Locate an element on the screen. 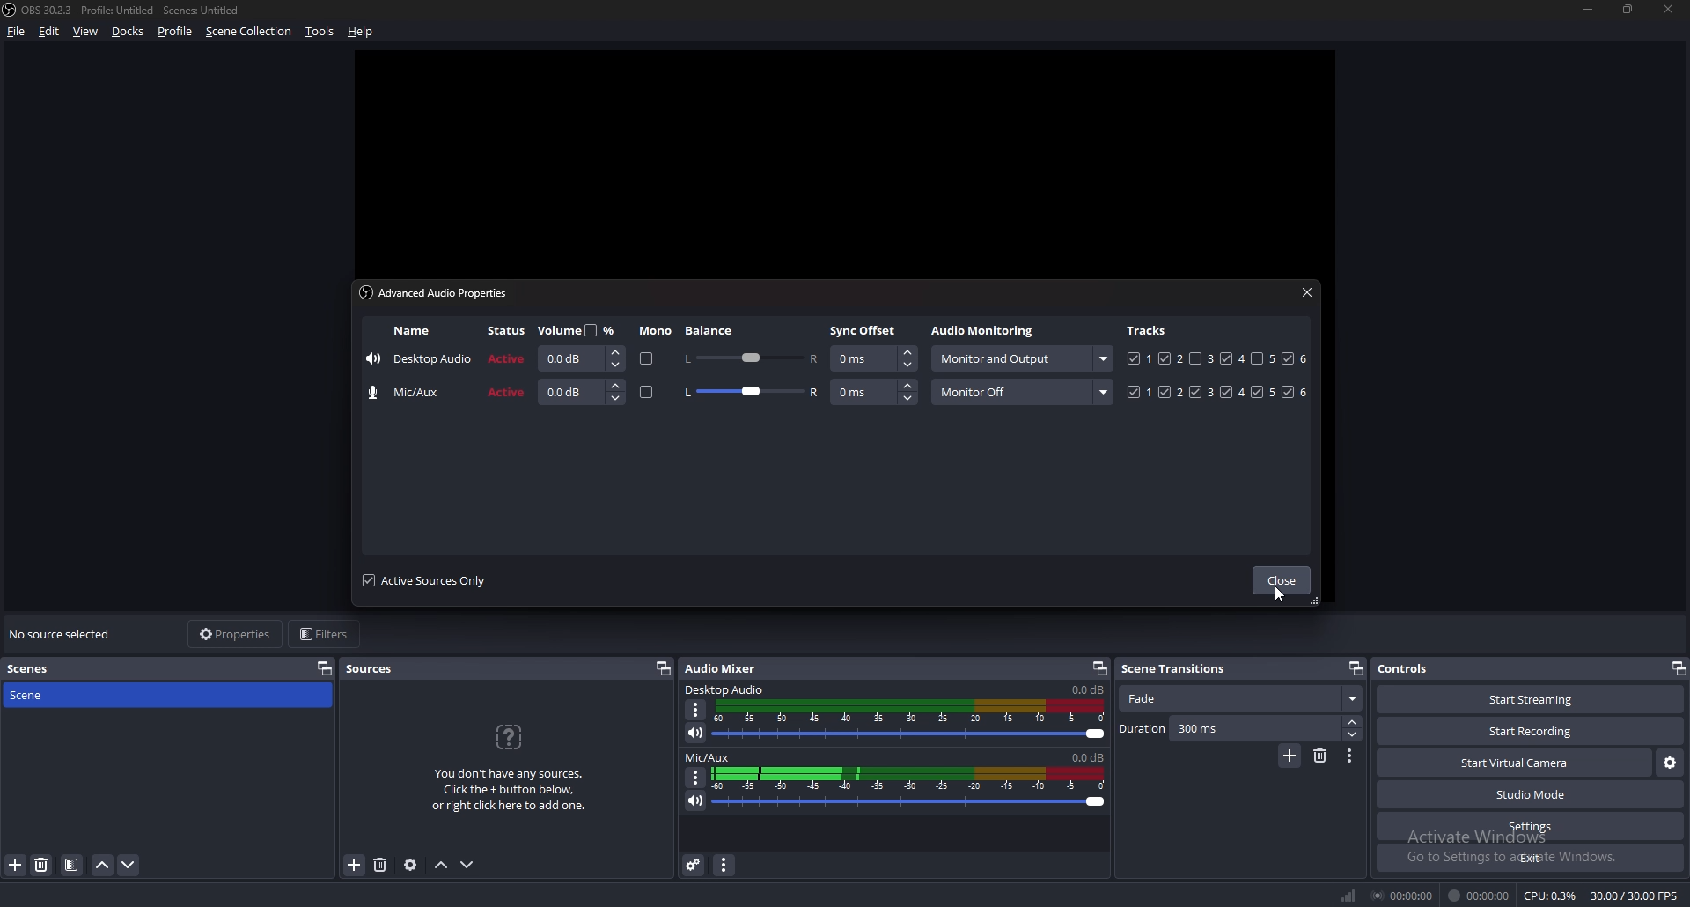  volume is located at coordinates (580, 329).